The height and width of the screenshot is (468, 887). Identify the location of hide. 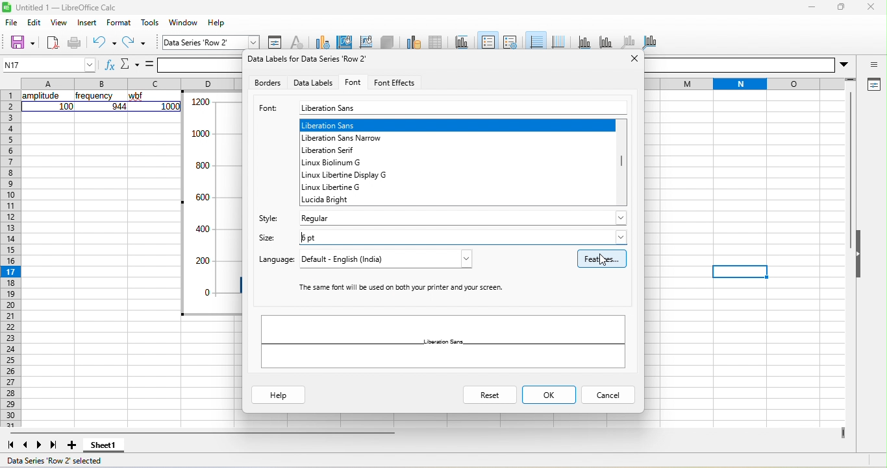
(860, 257).